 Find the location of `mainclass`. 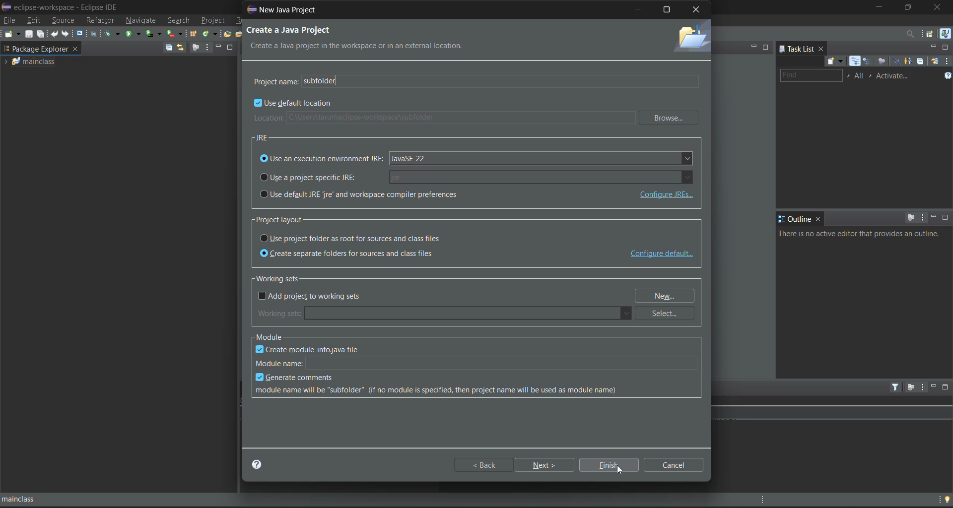

mainclass is located at coordinates (43, 62).